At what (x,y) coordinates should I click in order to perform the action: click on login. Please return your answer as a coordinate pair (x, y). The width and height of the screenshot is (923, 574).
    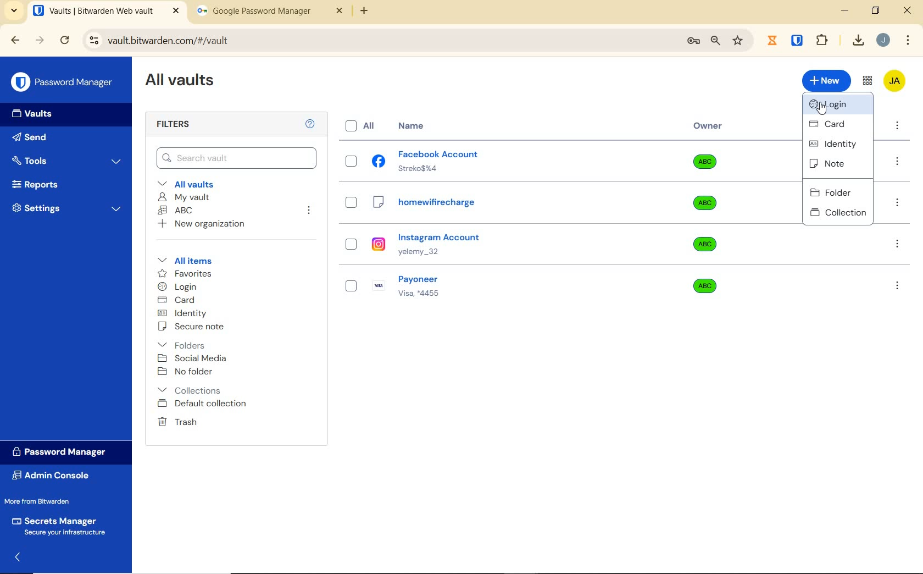
    Looking at the image, I should click on (177, 288).